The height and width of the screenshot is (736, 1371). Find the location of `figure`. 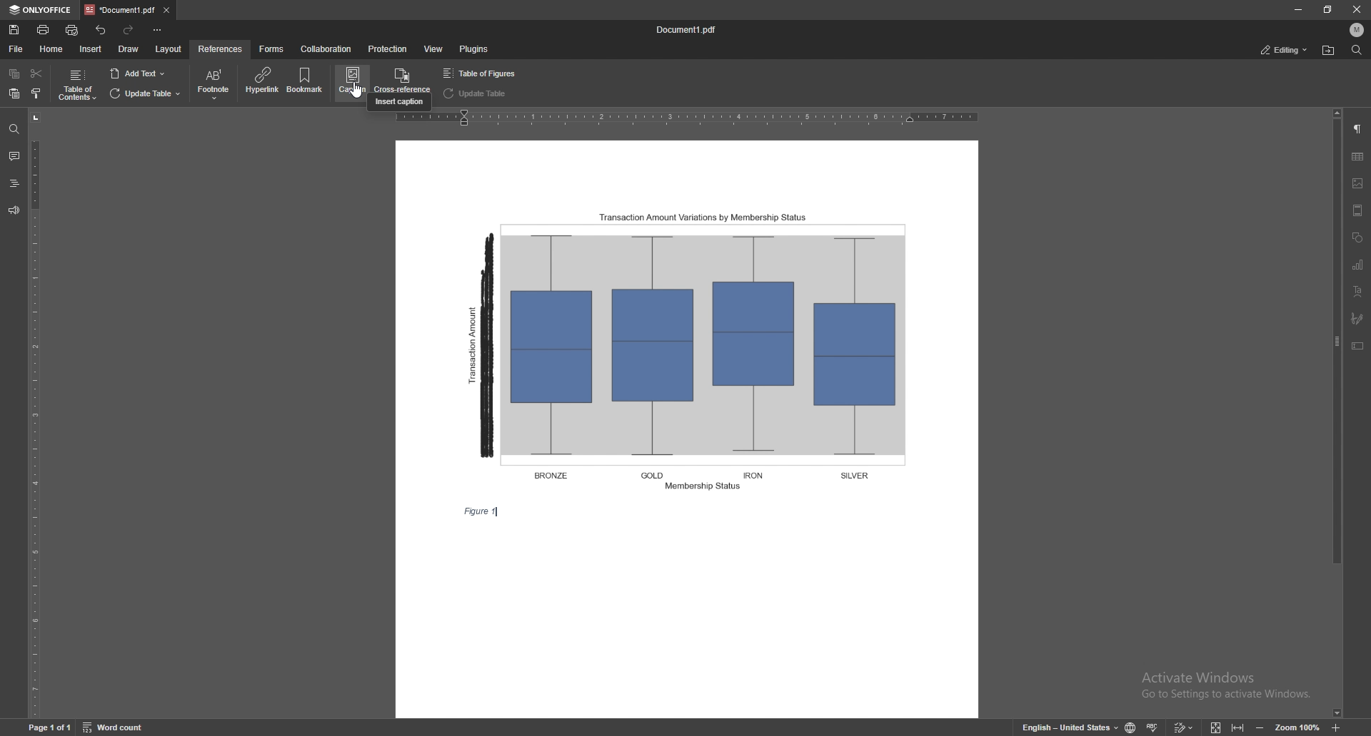

figure is located at coordinates (693, 341).